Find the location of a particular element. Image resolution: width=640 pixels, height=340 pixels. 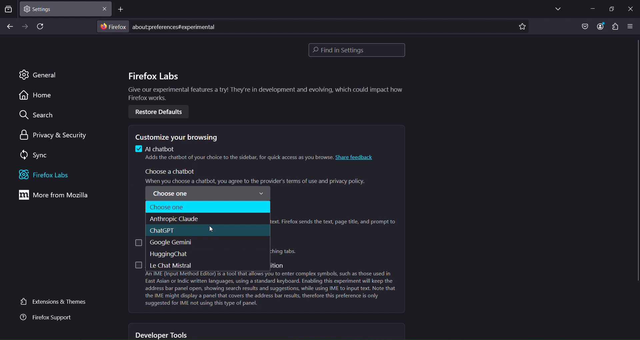

restore down is located at coordinates (611, 9).